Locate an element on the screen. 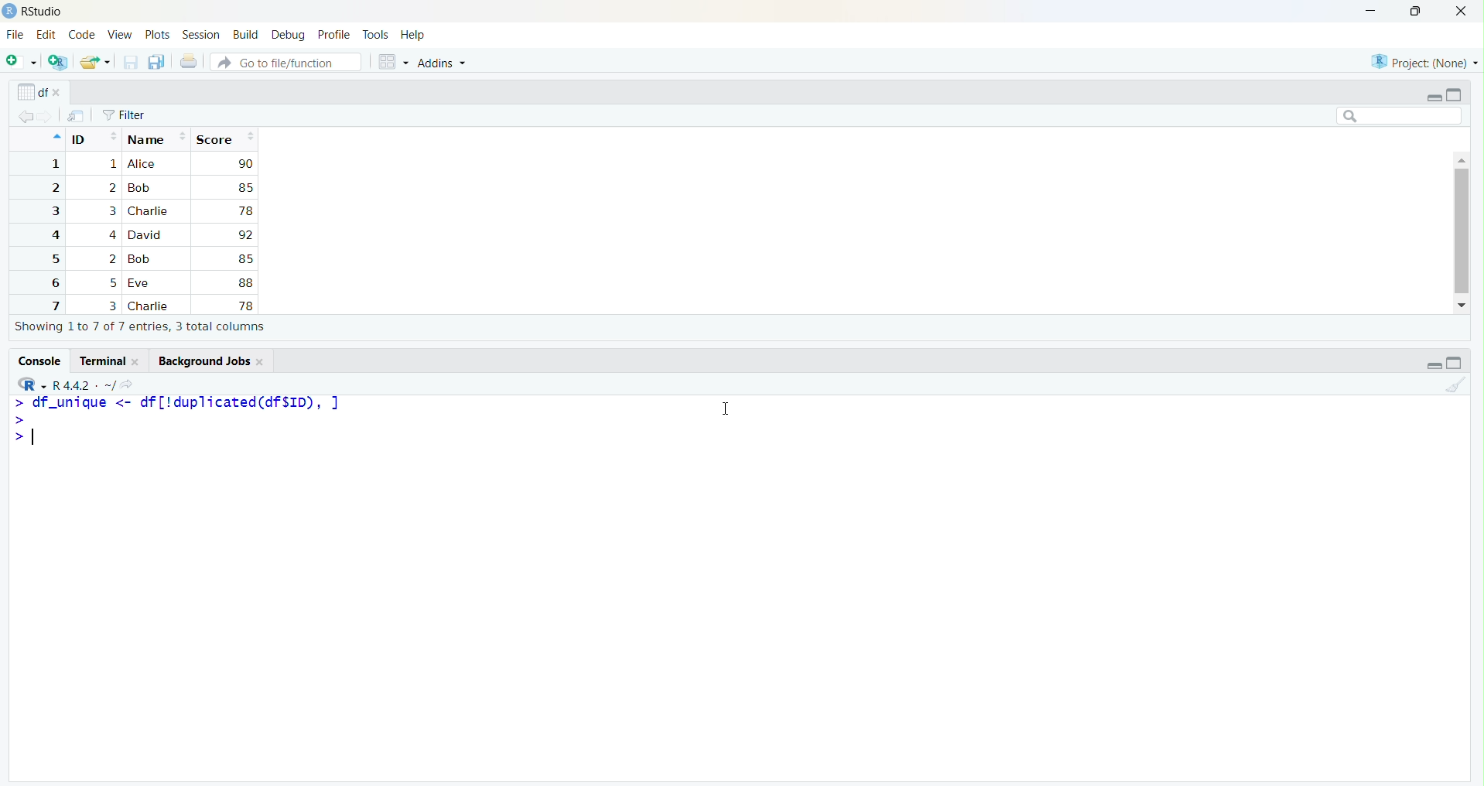  6 is located at coordinates (53, 282).